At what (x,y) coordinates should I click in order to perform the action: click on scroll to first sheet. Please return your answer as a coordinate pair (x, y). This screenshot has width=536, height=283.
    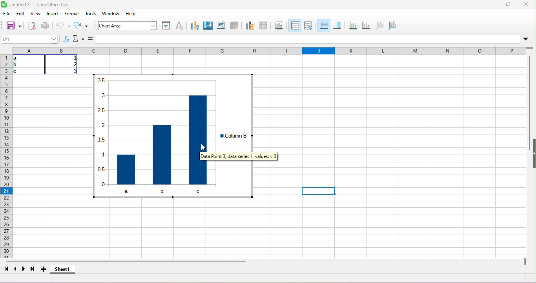
    Looking at the image, I should click on (5, 269).